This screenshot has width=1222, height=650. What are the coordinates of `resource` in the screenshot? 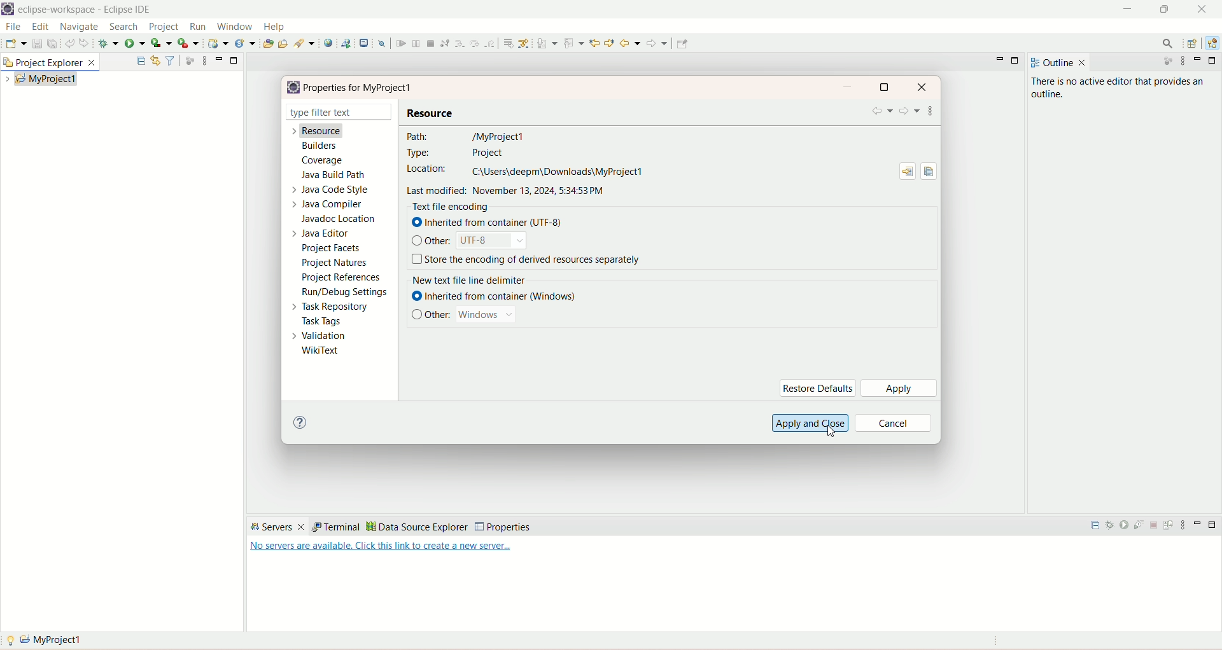 It's located at (319, 130).